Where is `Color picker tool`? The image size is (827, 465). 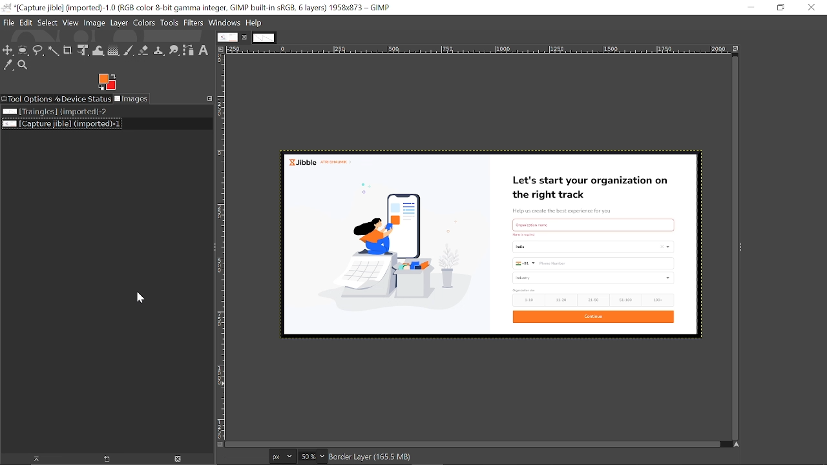 Color picker tool is located at coordinates (8, 66).